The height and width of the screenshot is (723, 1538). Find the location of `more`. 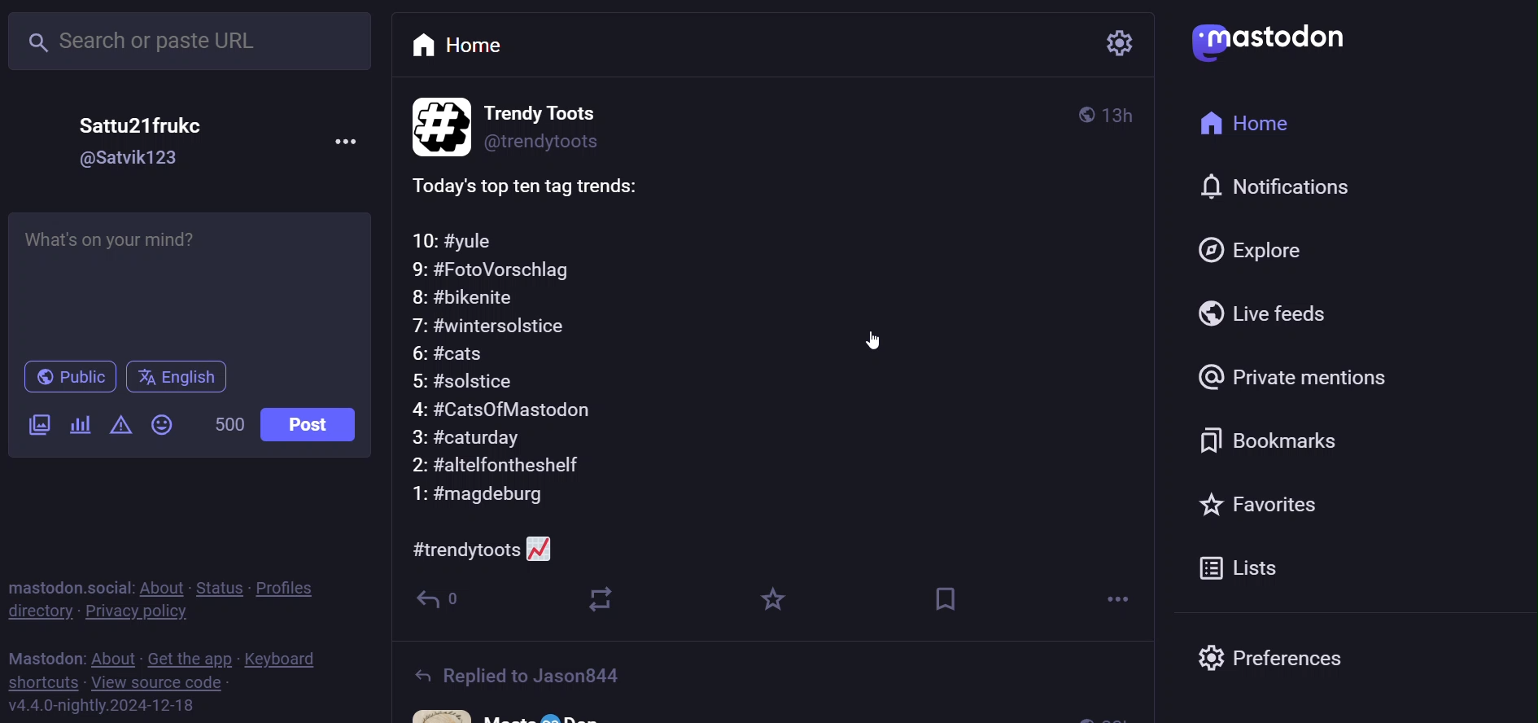

more is located at coordinates (345, 139).